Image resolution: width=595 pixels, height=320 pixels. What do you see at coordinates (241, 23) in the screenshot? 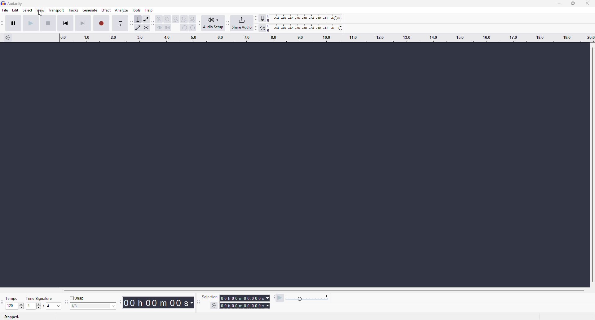
I see `share audio` at bounding box center [241, 23].